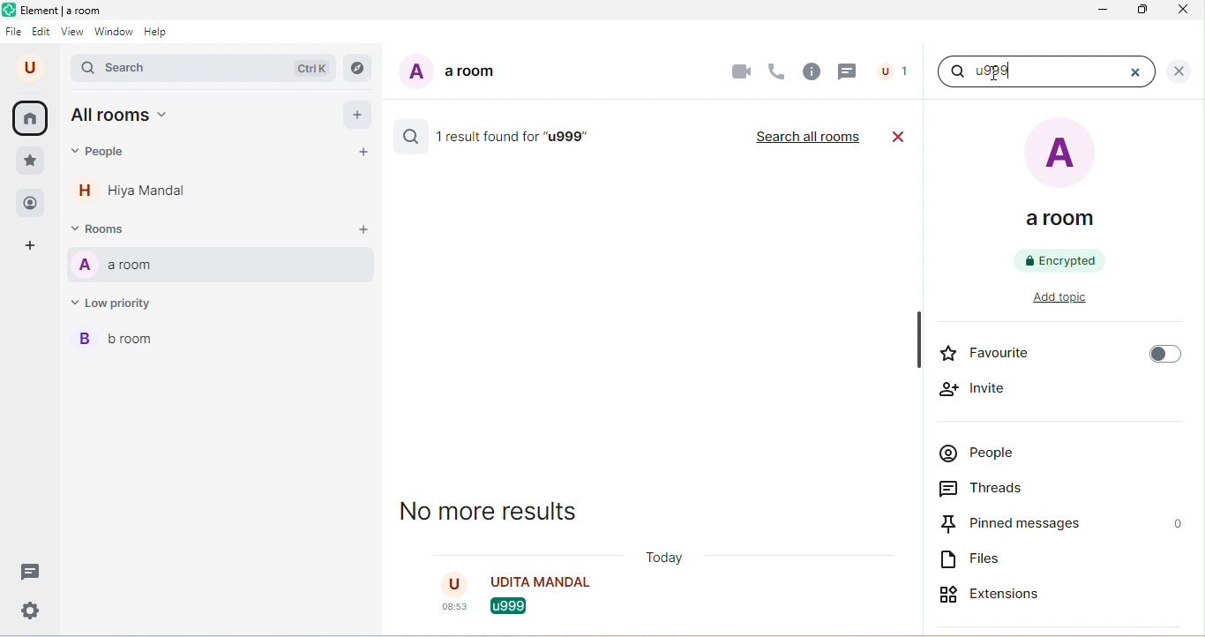 The image size is (1205, 637). Describe the element at coordinates (37, 247) in the screenshot. I see `create a space` at that location.